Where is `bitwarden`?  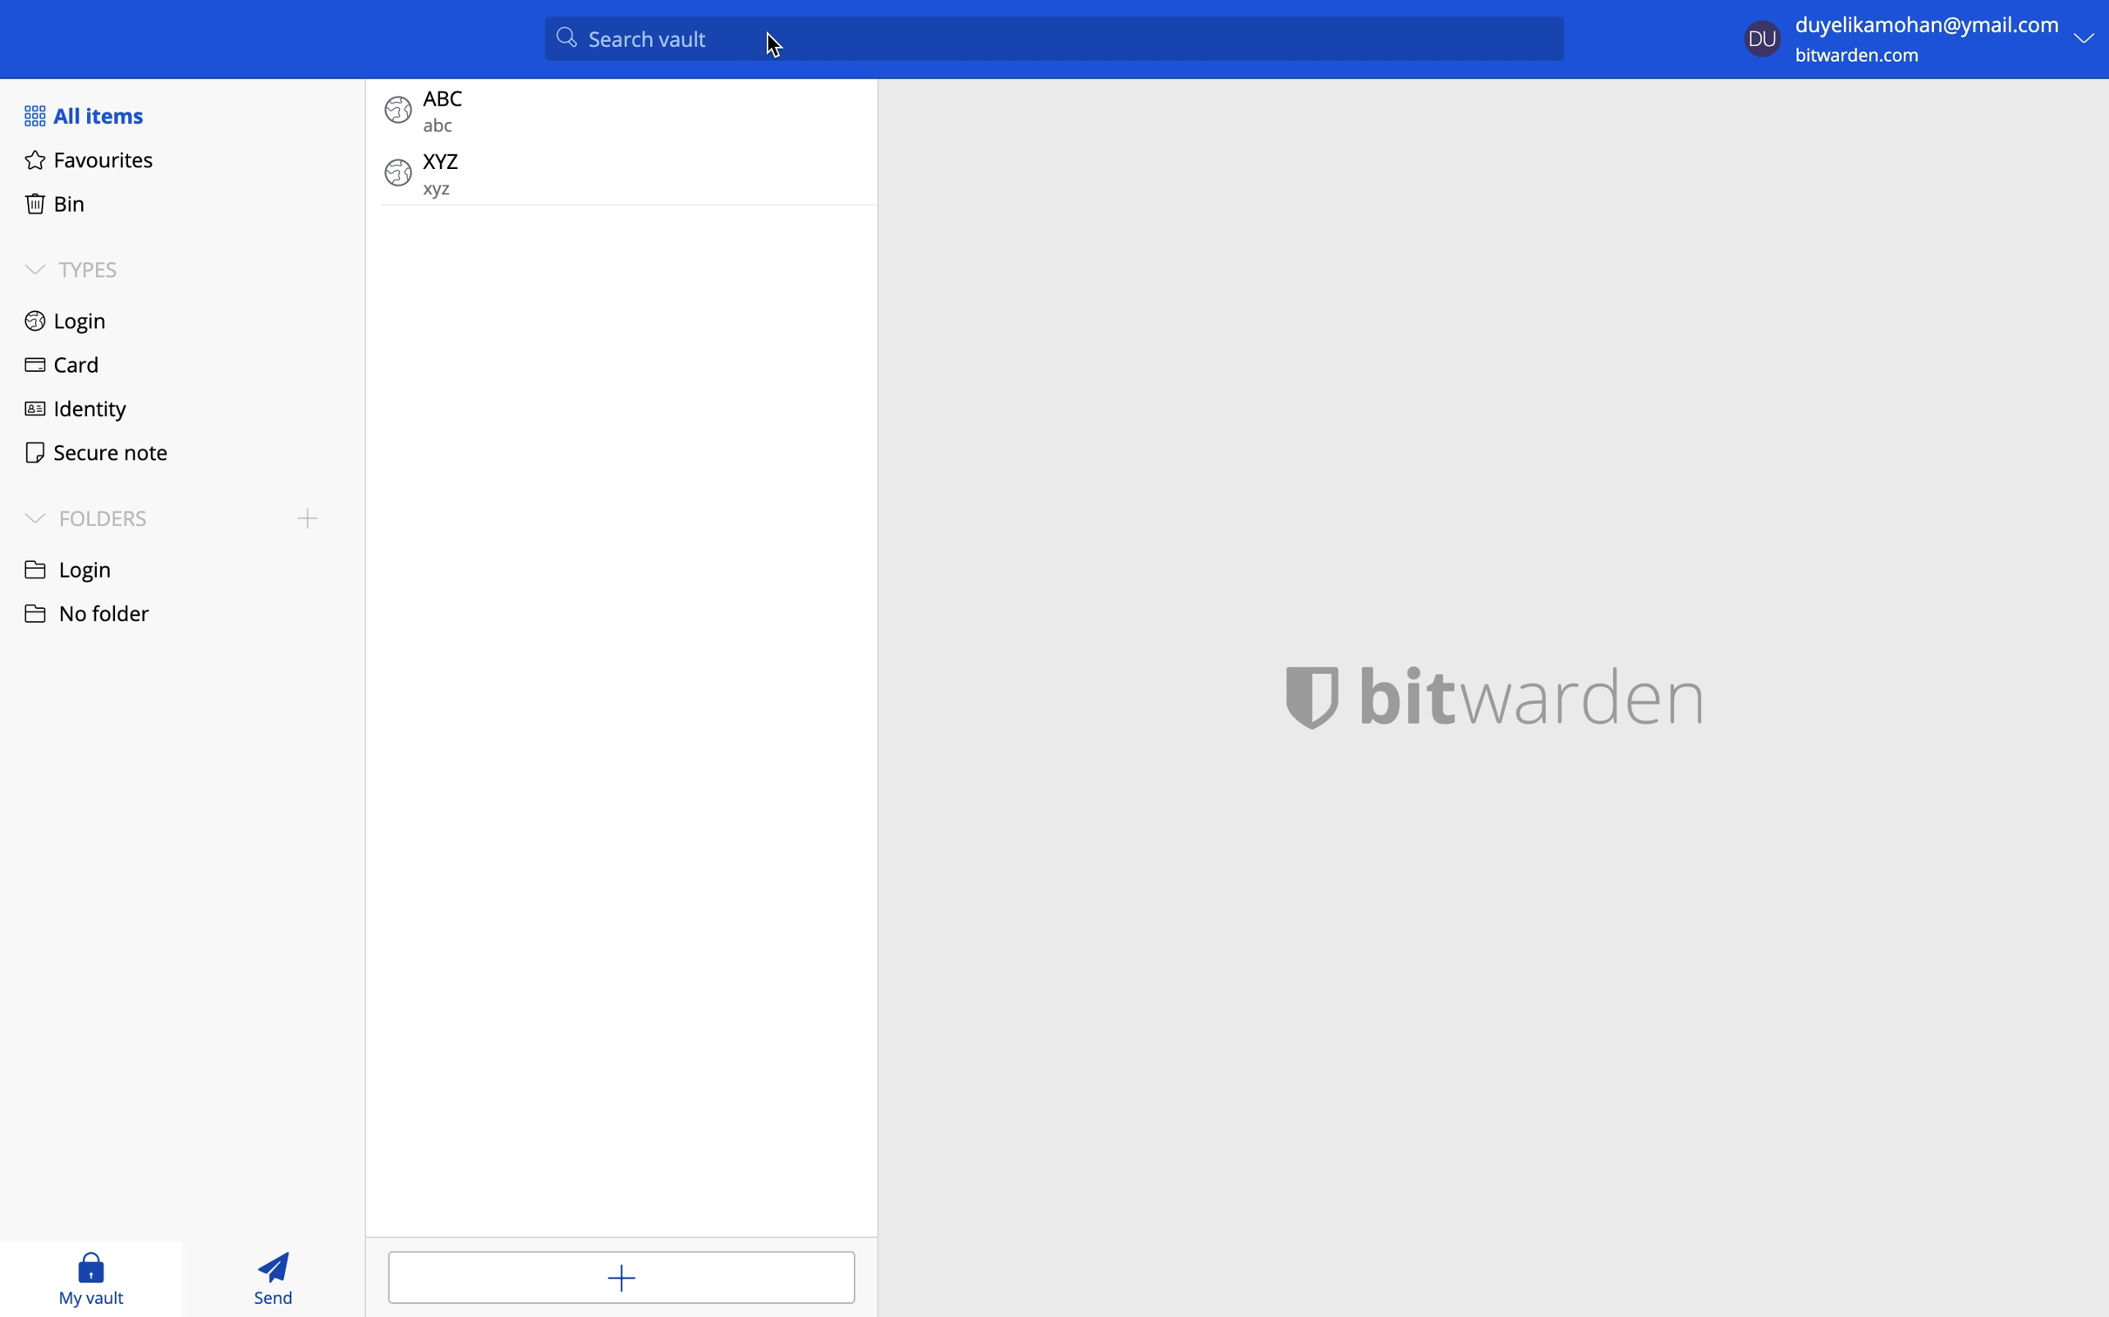
bitwarden is located at coordinates (1497, 697).